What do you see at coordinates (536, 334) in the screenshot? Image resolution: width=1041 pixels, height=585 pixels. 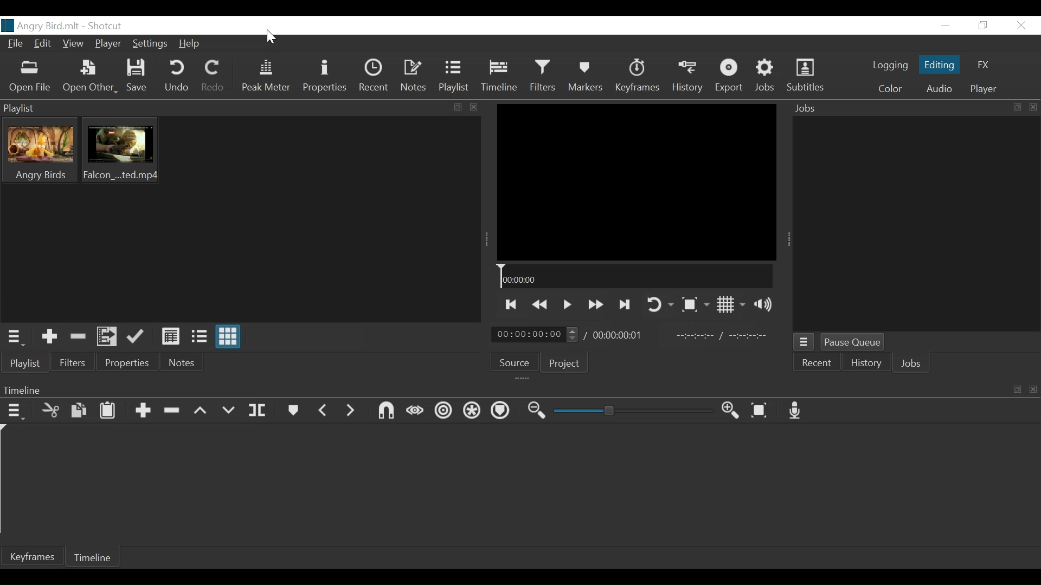 I see `Current position` at bounding box center [536, 334].